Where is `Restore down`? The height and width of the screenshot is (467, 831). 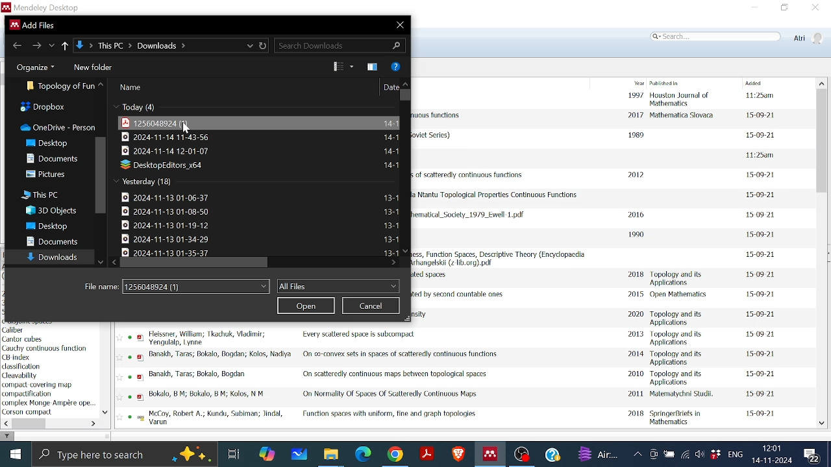
Restore down is located at coordinates (785, 8).